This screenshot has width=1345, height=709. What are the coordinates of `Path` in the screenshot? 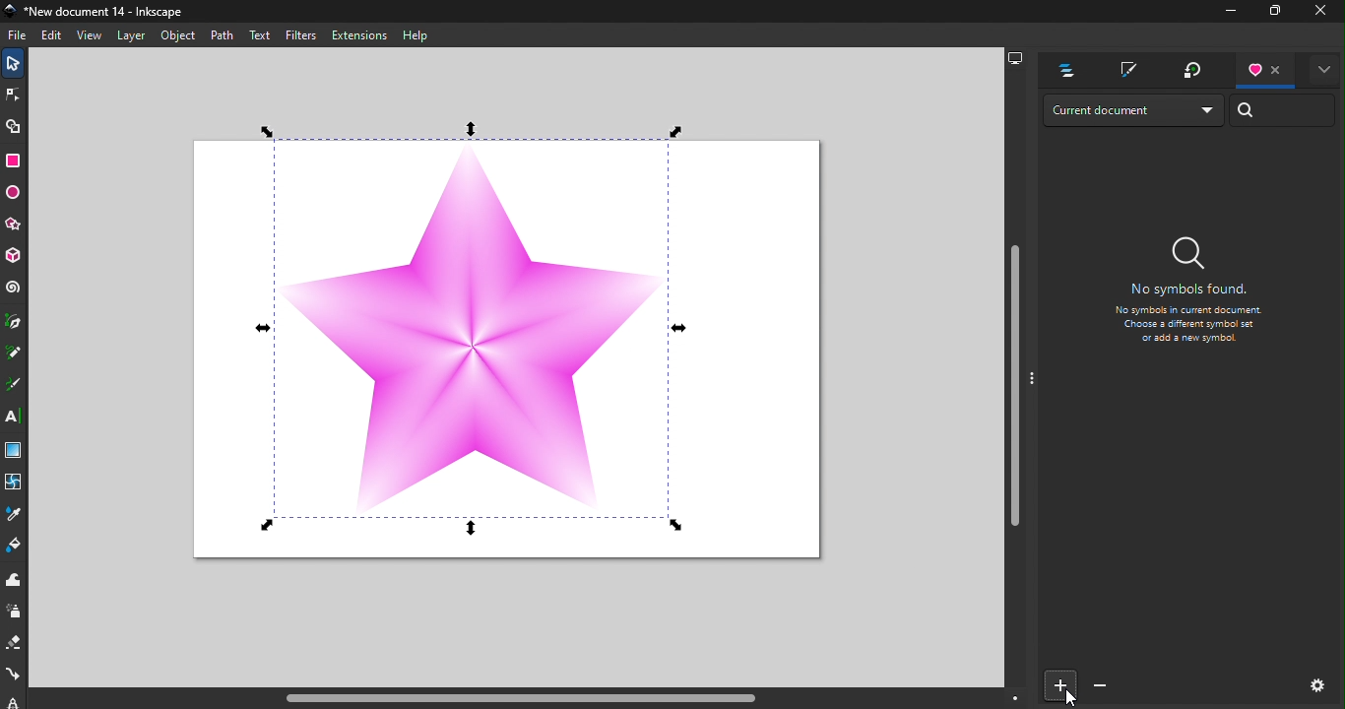 It's located at (221, 33).